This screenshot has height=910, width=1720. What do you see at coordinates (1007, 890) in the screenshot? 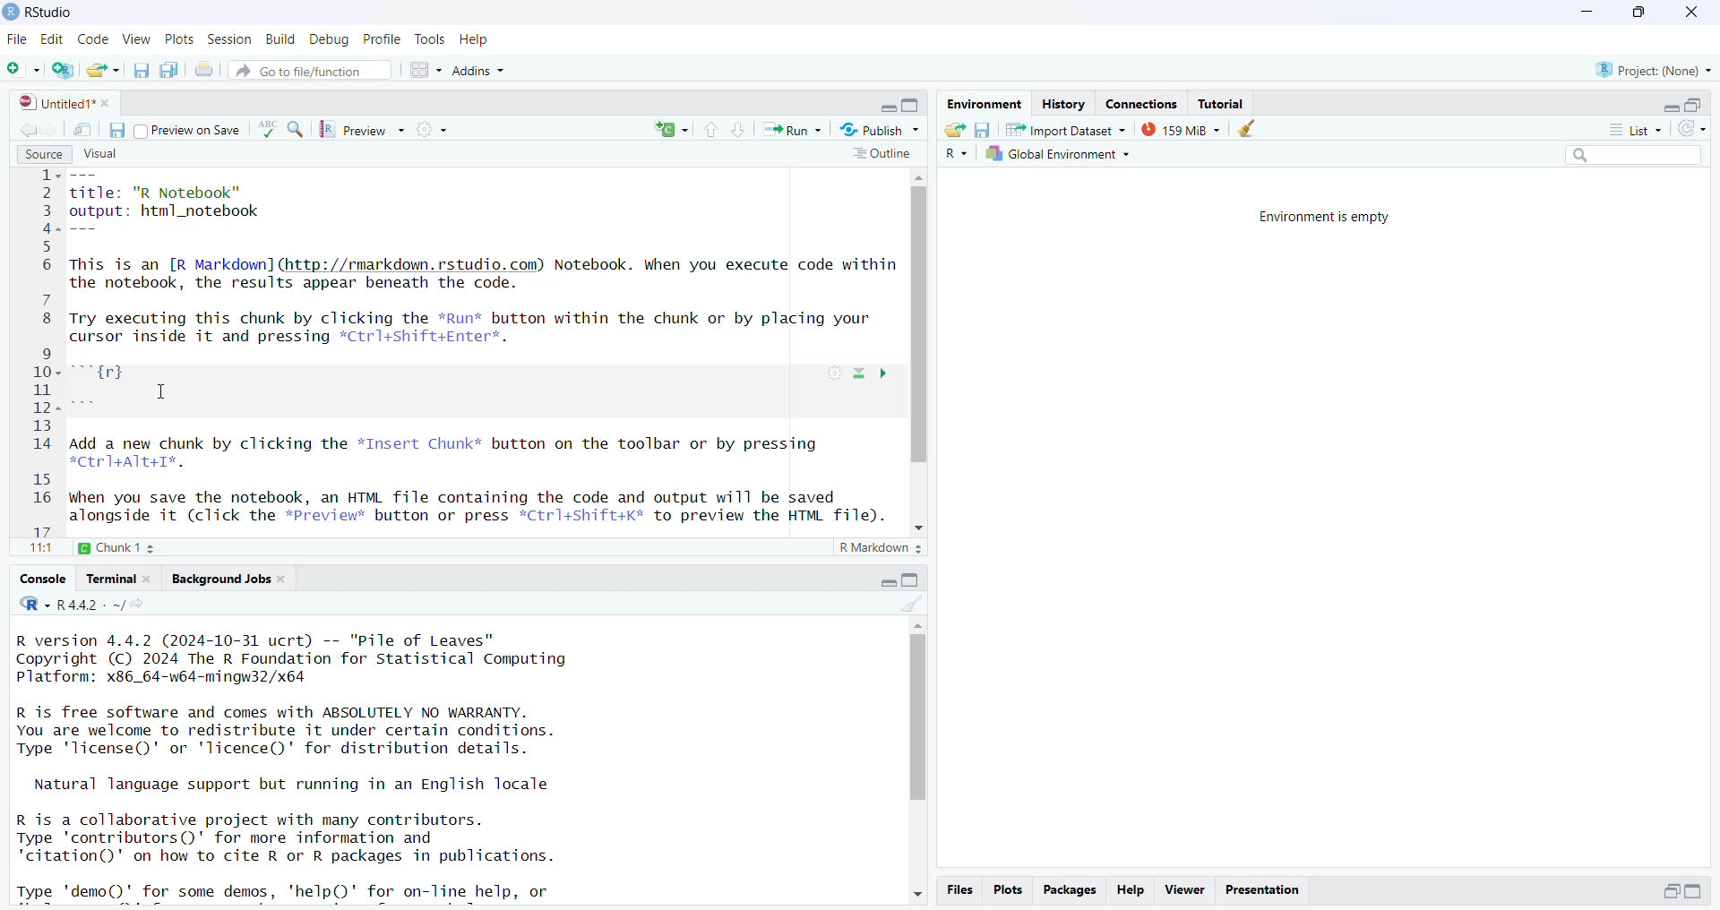
I see `plots` at bounding box center [1007, 890].